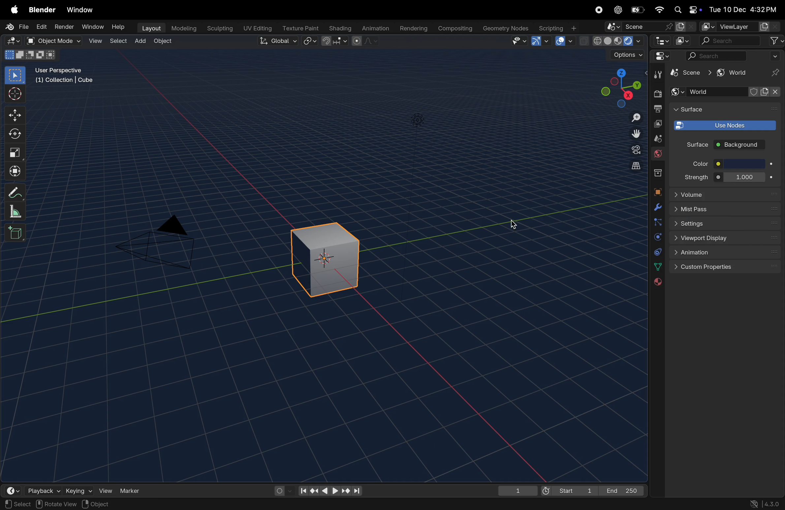 The image size is (785, 510). I want to click on pan view, so click(20, 504).